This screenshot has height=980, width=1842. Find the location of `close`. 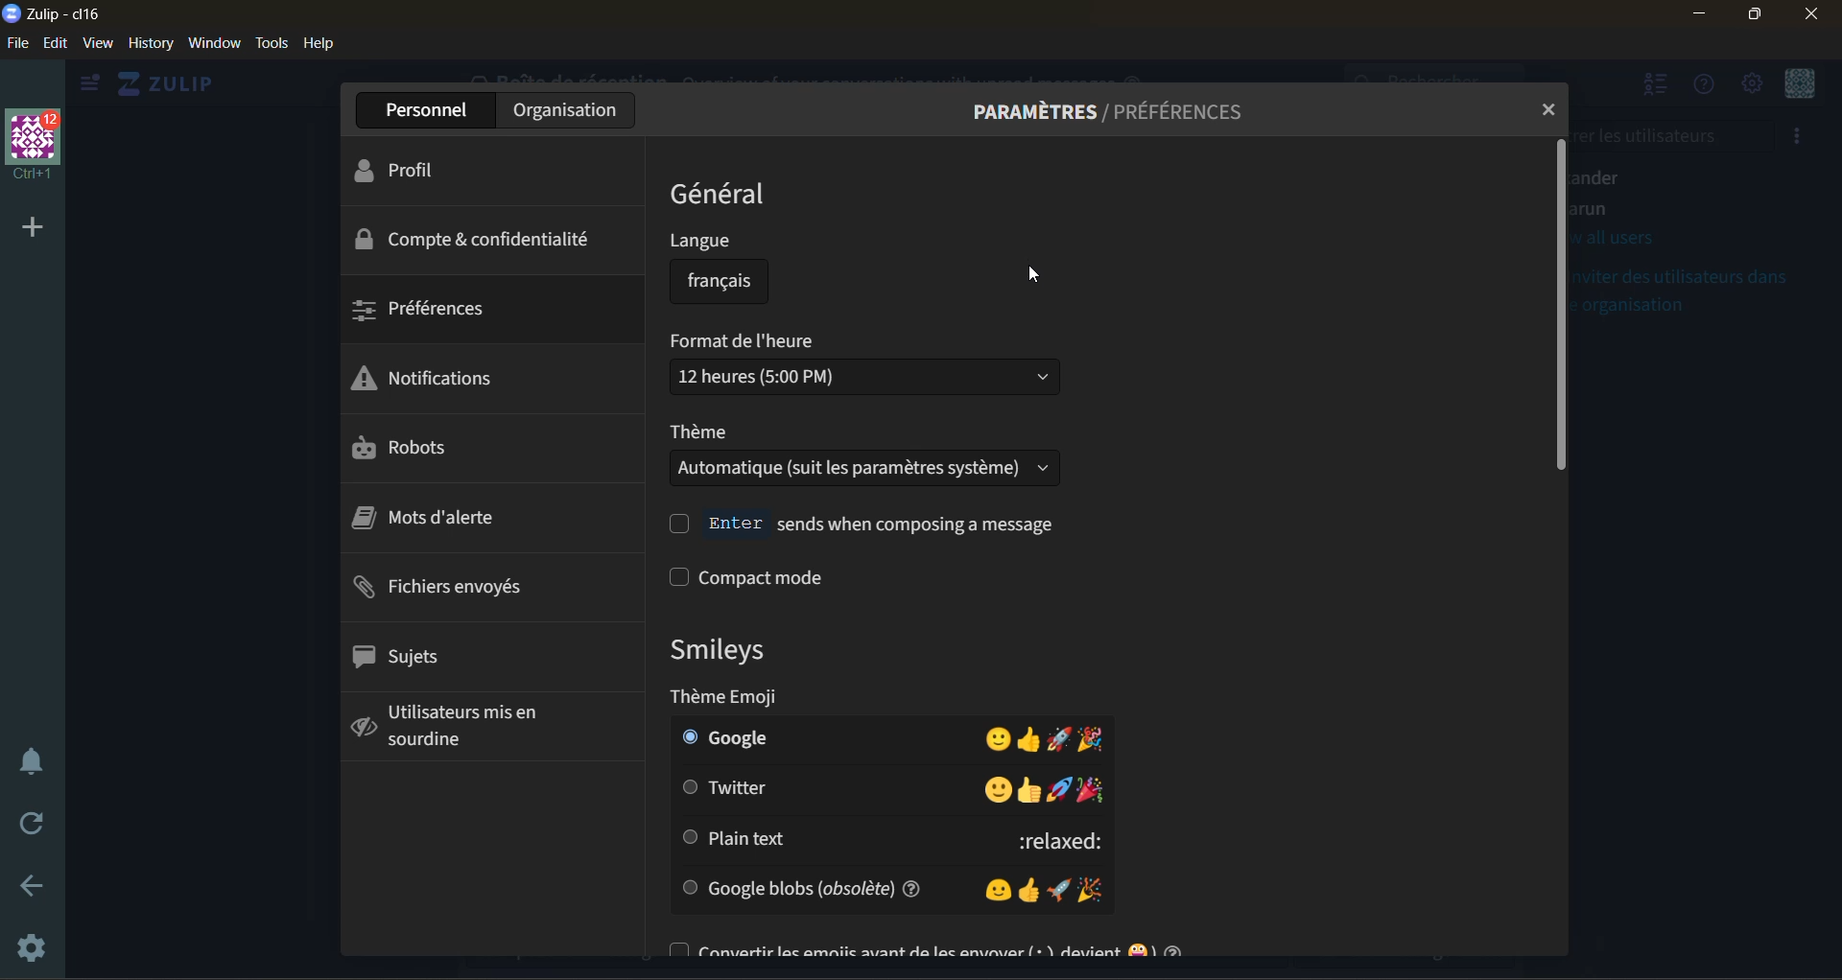

close is located at coordinates (1542, 109).